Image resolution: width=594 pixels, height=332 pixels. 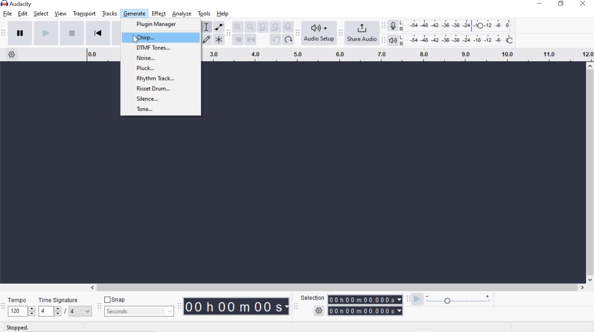 I want to click on time selection, so click(x=296, y=307).